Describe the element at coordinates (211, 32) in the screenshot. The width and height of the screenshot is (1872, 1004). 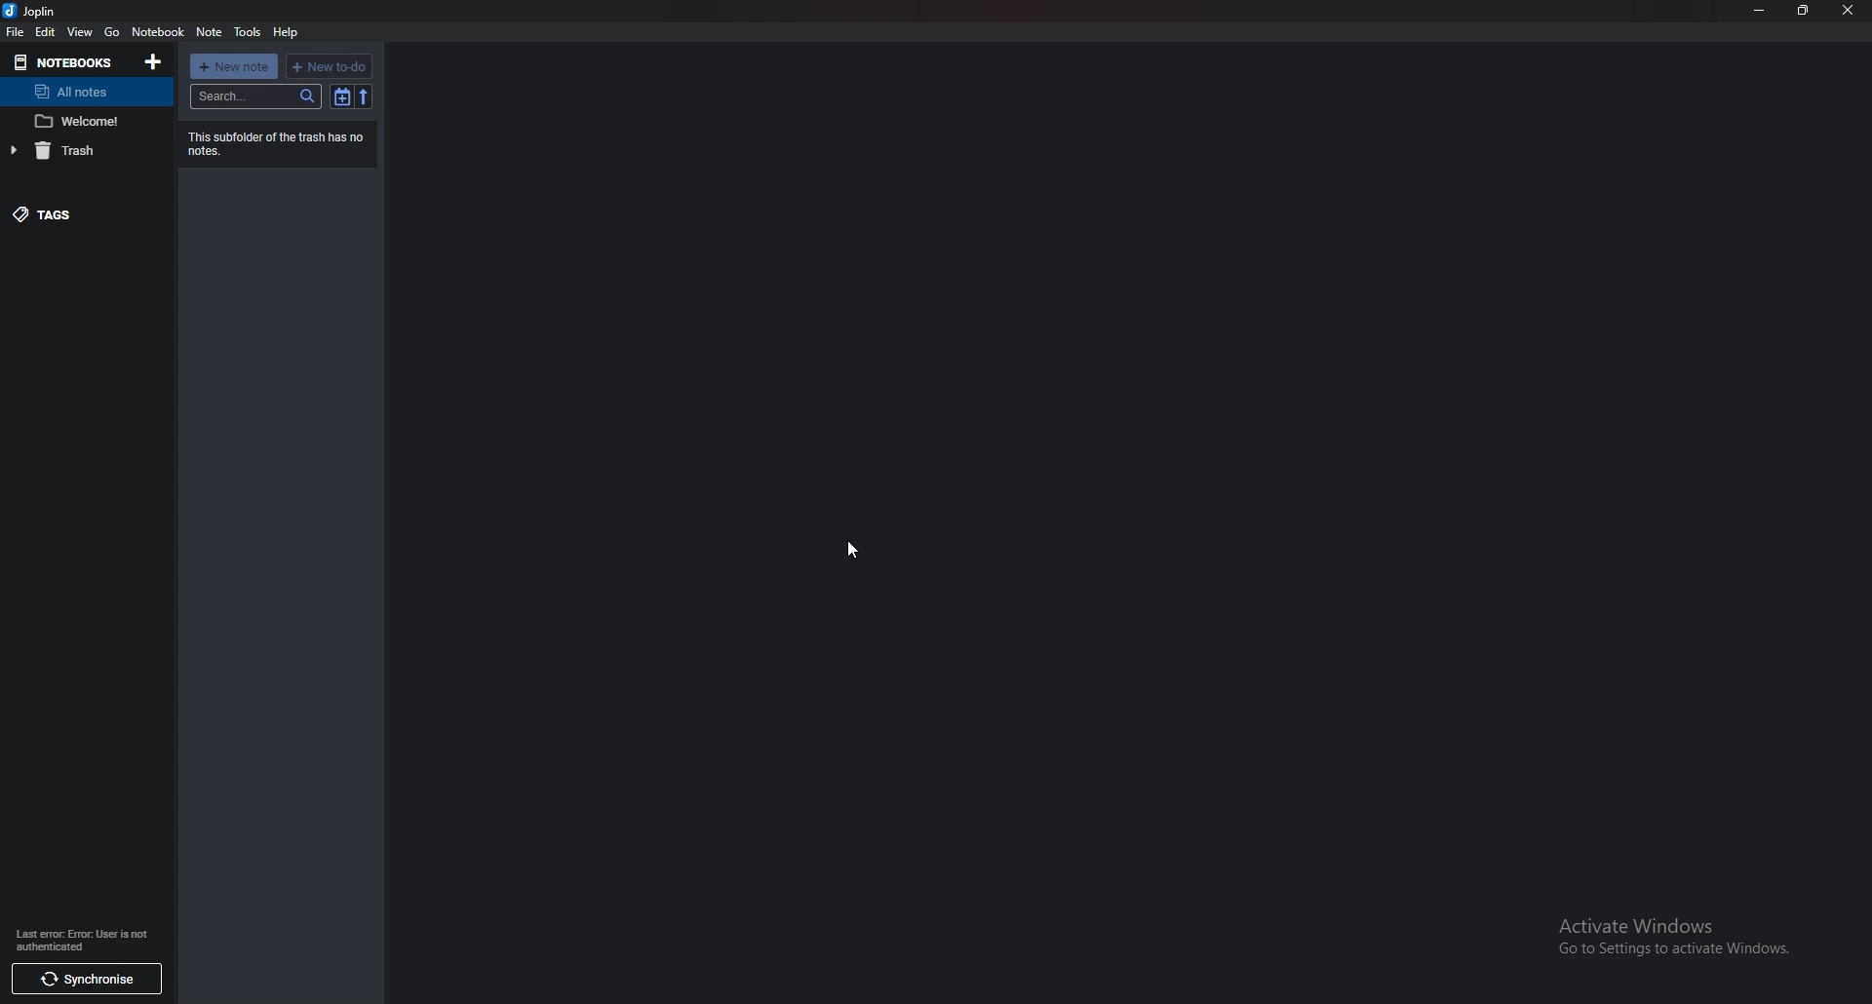
I see `note` at that location.